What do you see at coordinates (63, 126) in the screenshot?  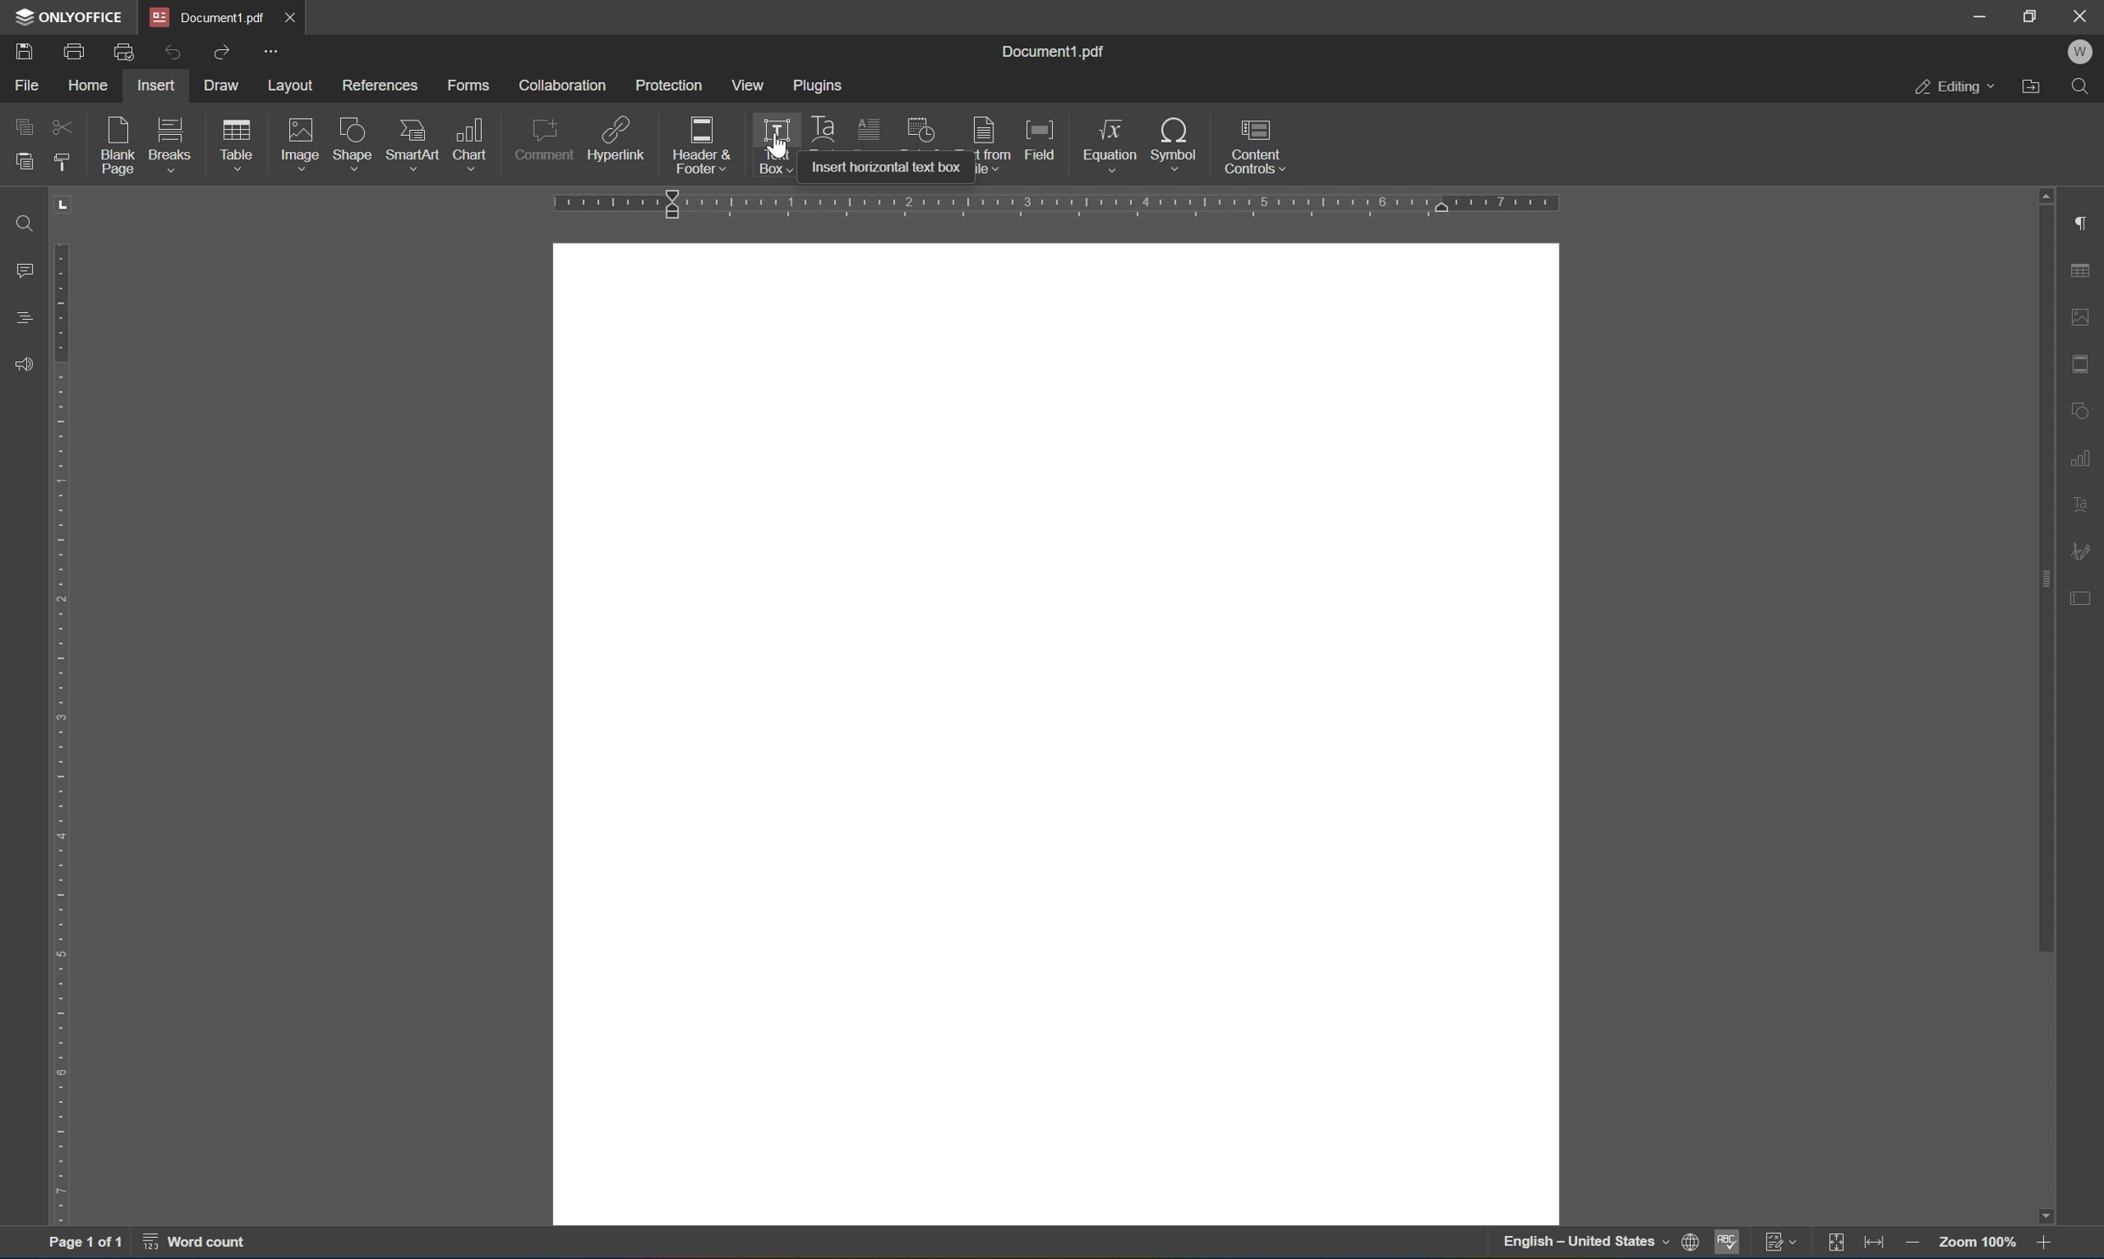 I see `cut` at bounding box center [63, 126].